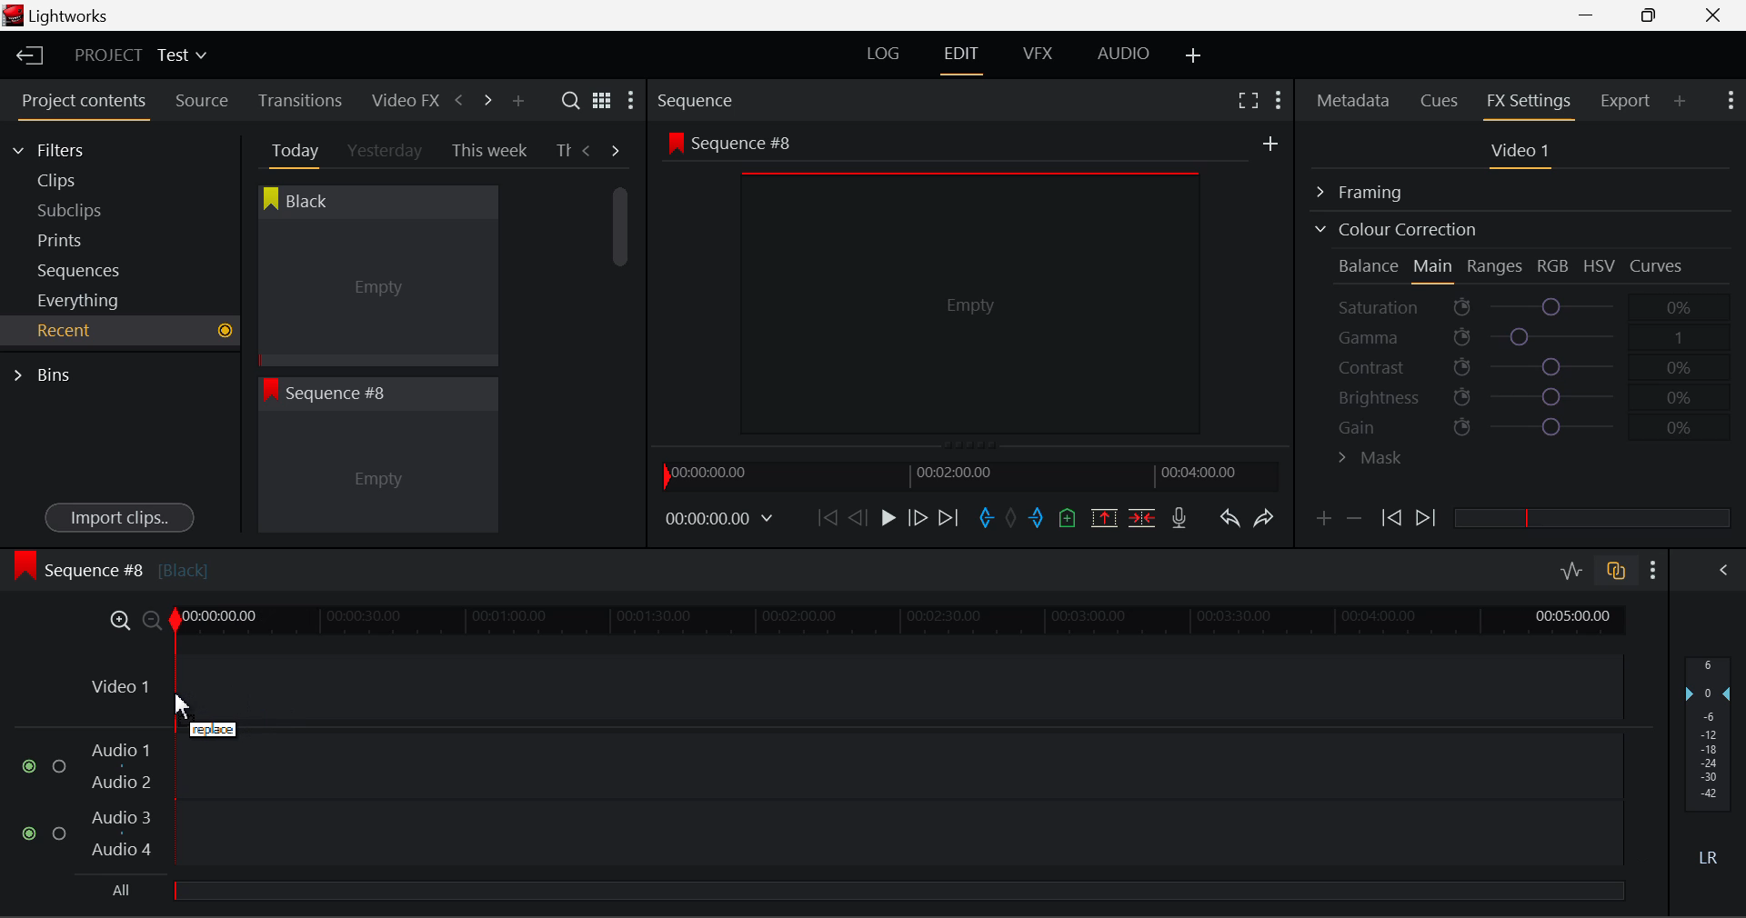  I want to click on Yesterday Tab, so click(386, 152).